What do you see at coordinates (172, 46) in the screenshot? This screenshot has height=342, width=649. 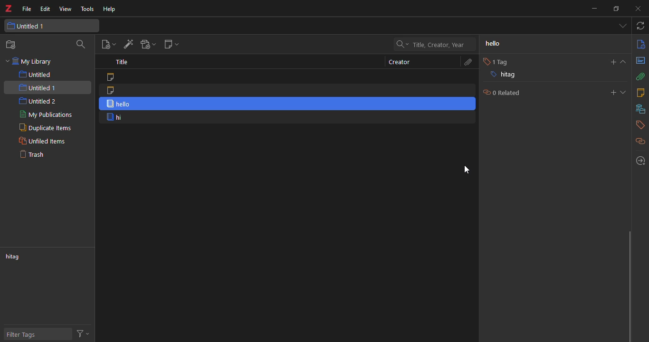 I see `new note` at bounding box center [172, 46].